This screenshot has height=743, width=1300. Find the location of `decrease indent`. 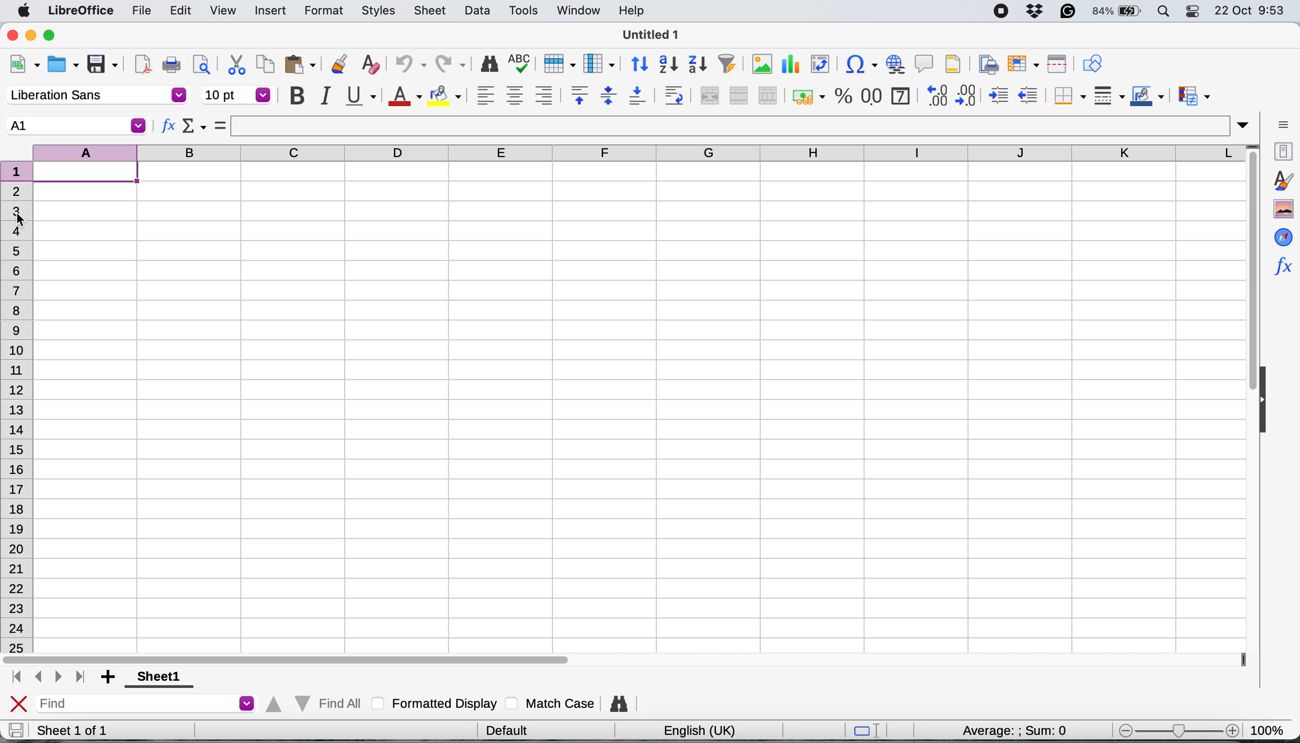

decrease indent is located at coordinates (1030, 94).